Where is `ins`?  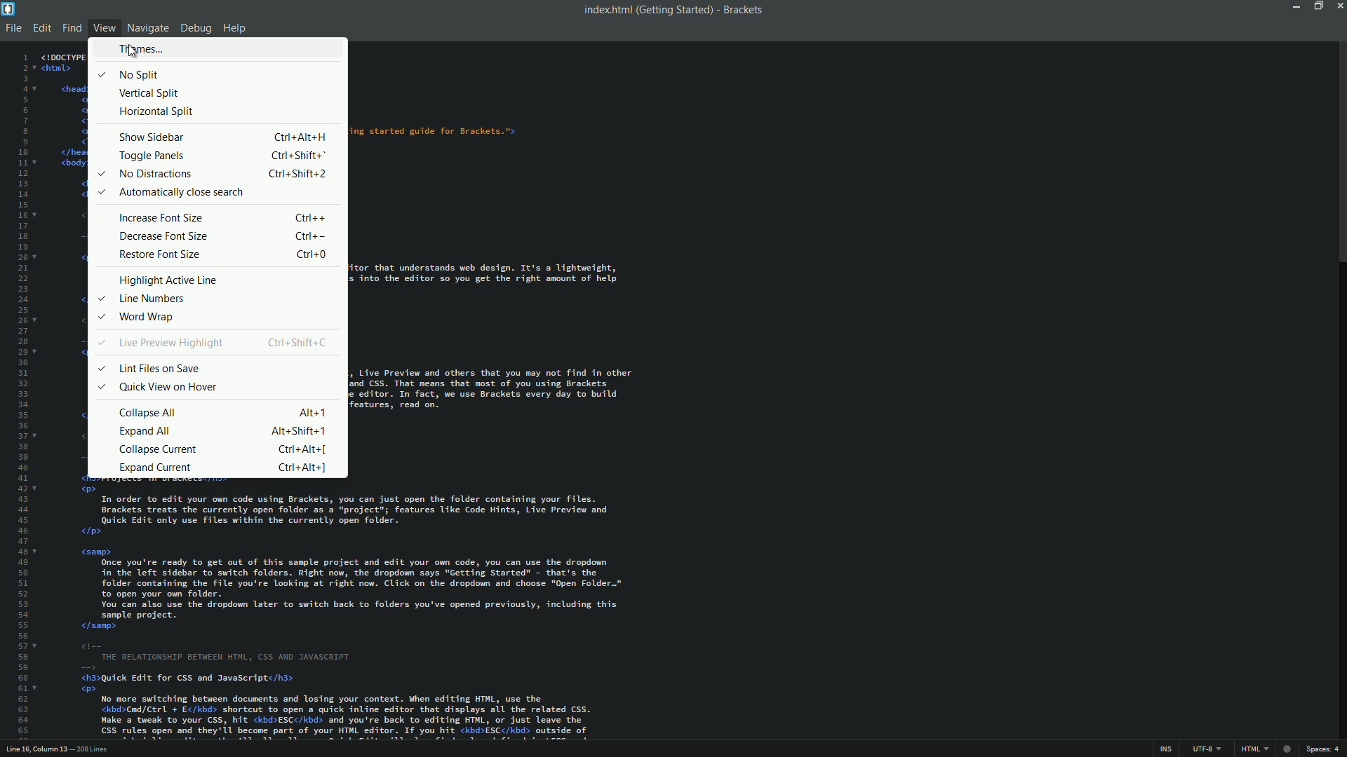 ins is located at coordinates (1164, 750).